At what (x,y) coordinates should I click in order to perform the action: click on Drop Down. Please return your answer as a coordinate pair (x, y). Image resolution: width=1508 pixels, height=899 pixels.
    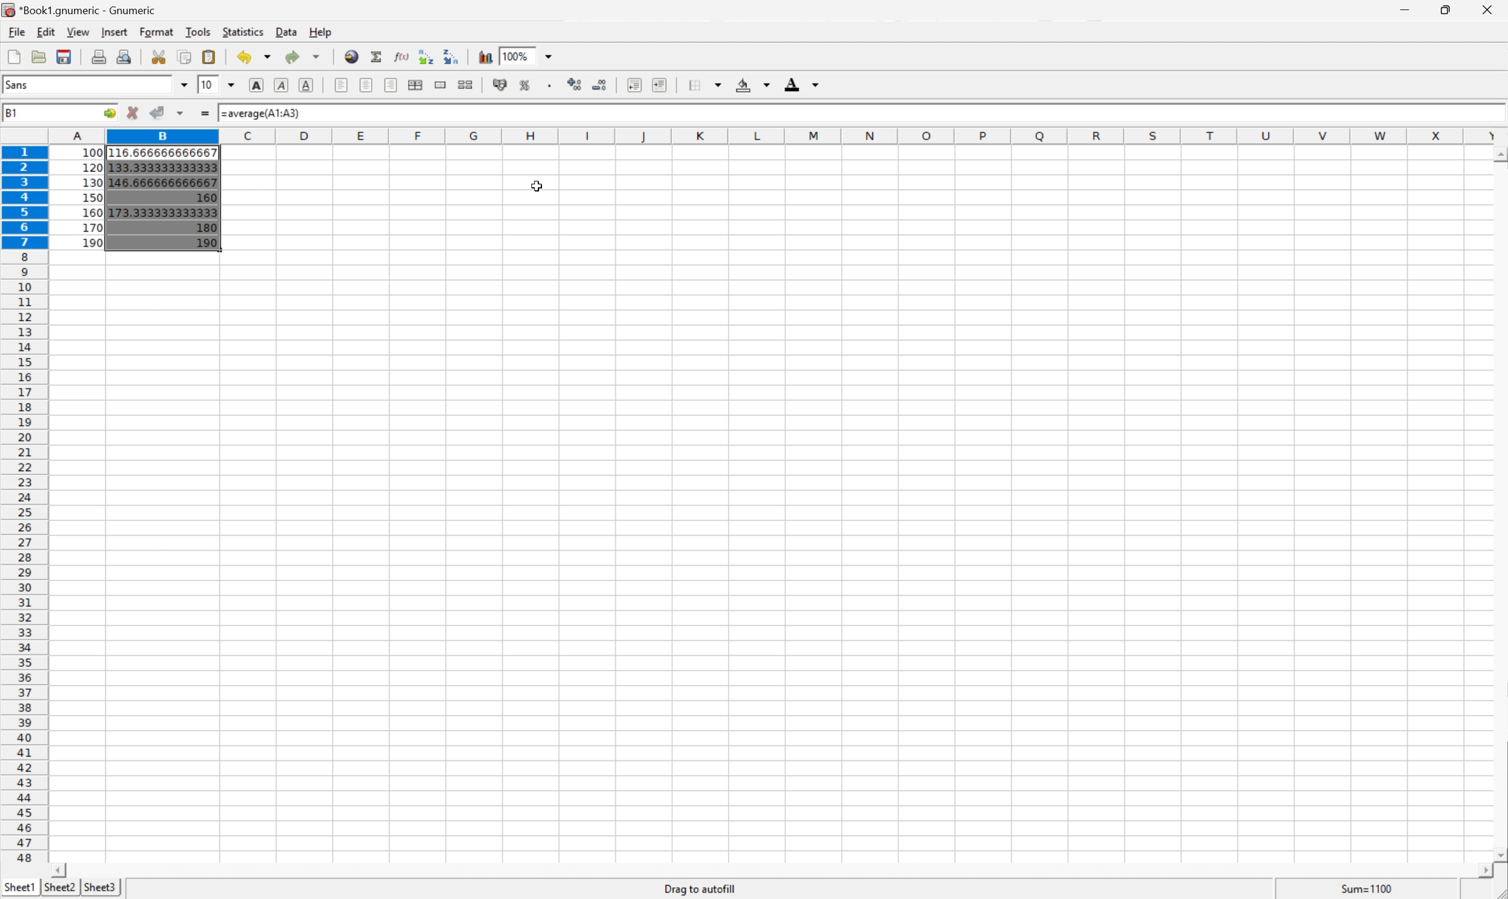
    Looking at the image, I should click on (233, 85).